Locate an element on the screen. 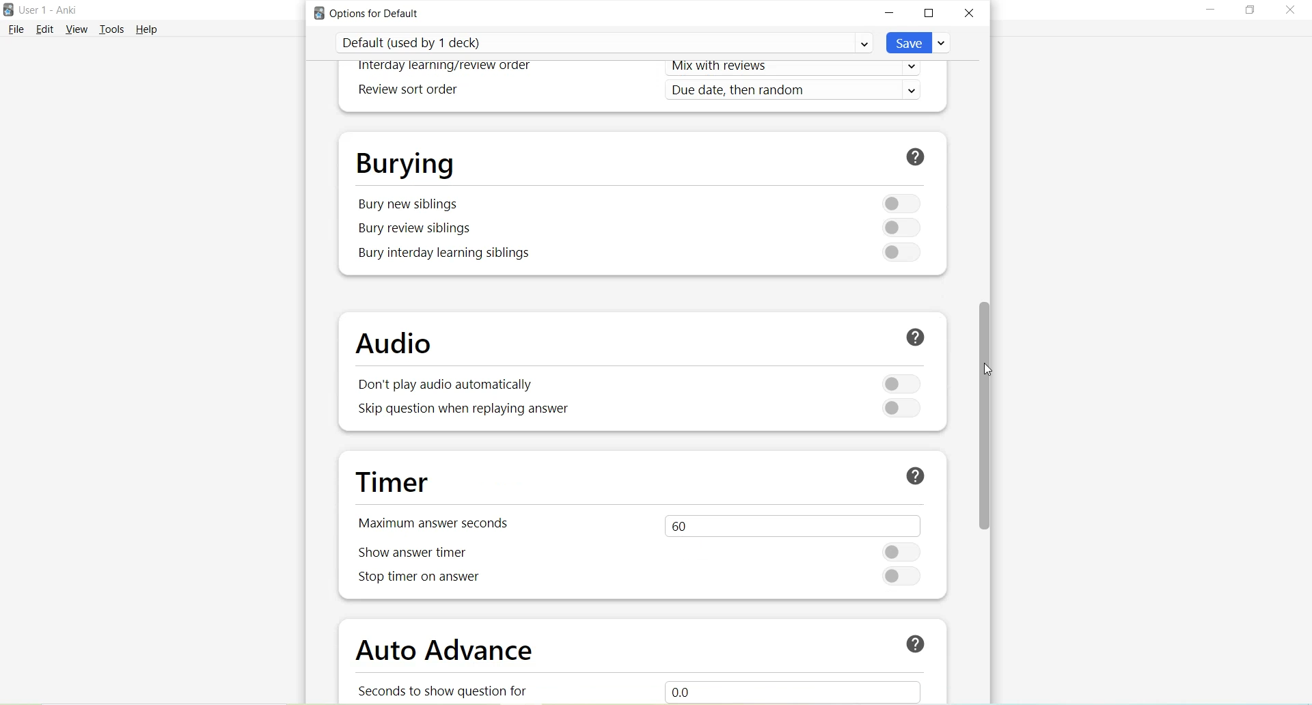 This screenshot has height=705, width=1312. Close is located at coordinates (969, 12).